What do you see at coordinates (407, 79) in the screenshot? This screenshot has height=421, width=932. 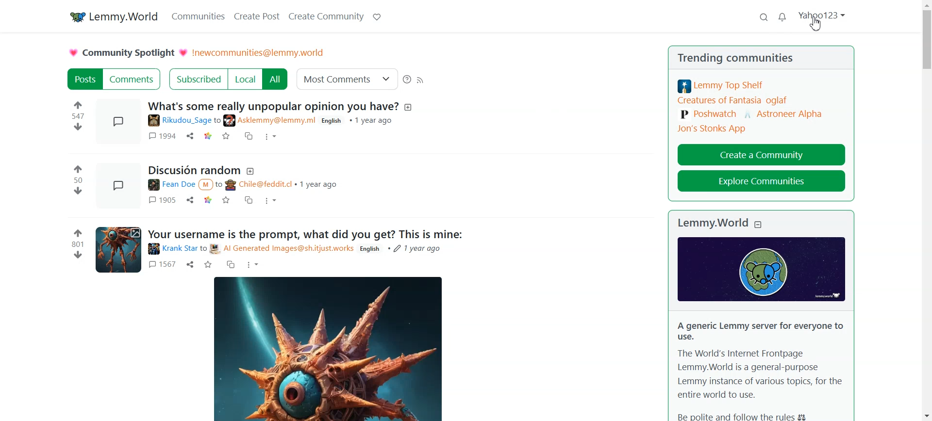 I see `Sorting Help` at bounding box center [407, 79].